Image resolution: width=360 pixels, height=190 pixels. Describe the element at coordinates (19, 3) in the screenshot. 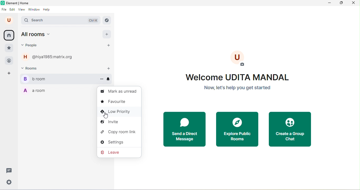

I see `element home` at that location.